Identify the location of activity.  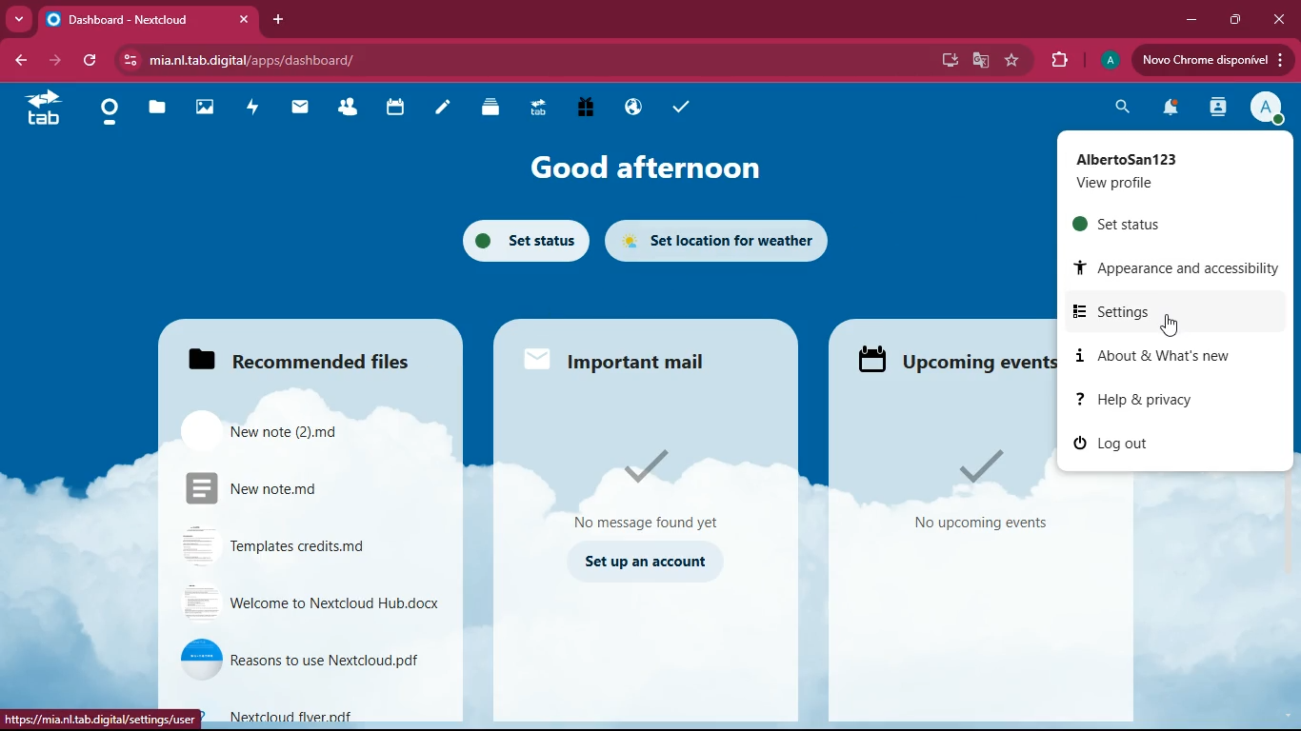
(1214, 107).